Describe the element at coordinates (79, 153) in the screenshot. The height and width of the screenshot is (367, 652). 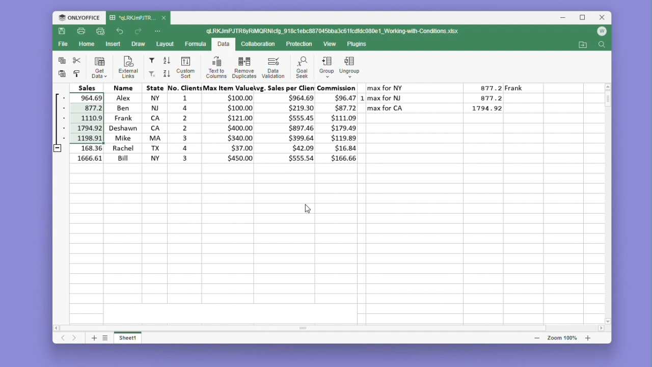
I see `remaining cells from the column` at that location.